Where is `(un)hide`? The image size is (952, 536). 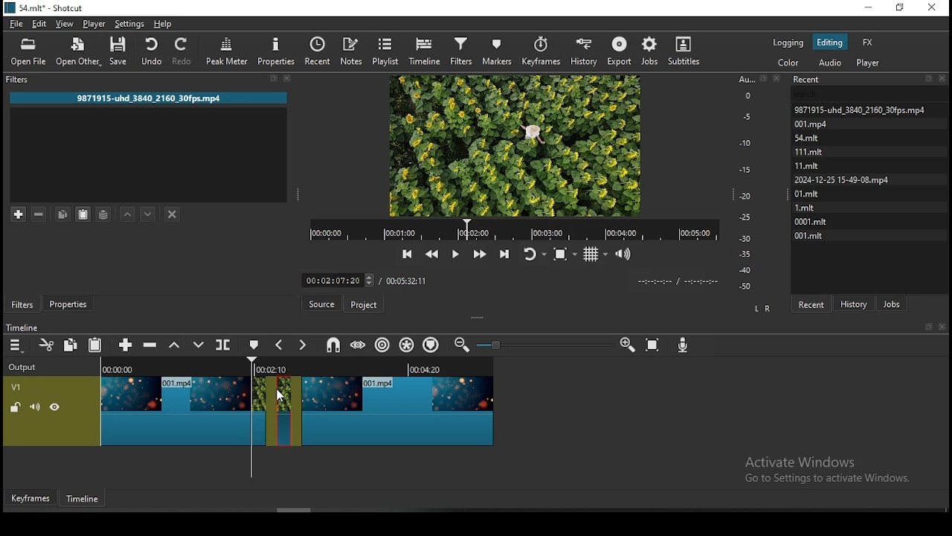 (un)hide is located at coordinates (56, 407).